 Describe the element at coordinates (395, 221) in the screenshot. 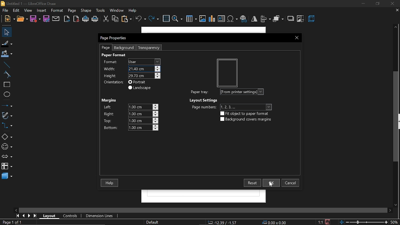

I see `60% - current zoom` at that location.